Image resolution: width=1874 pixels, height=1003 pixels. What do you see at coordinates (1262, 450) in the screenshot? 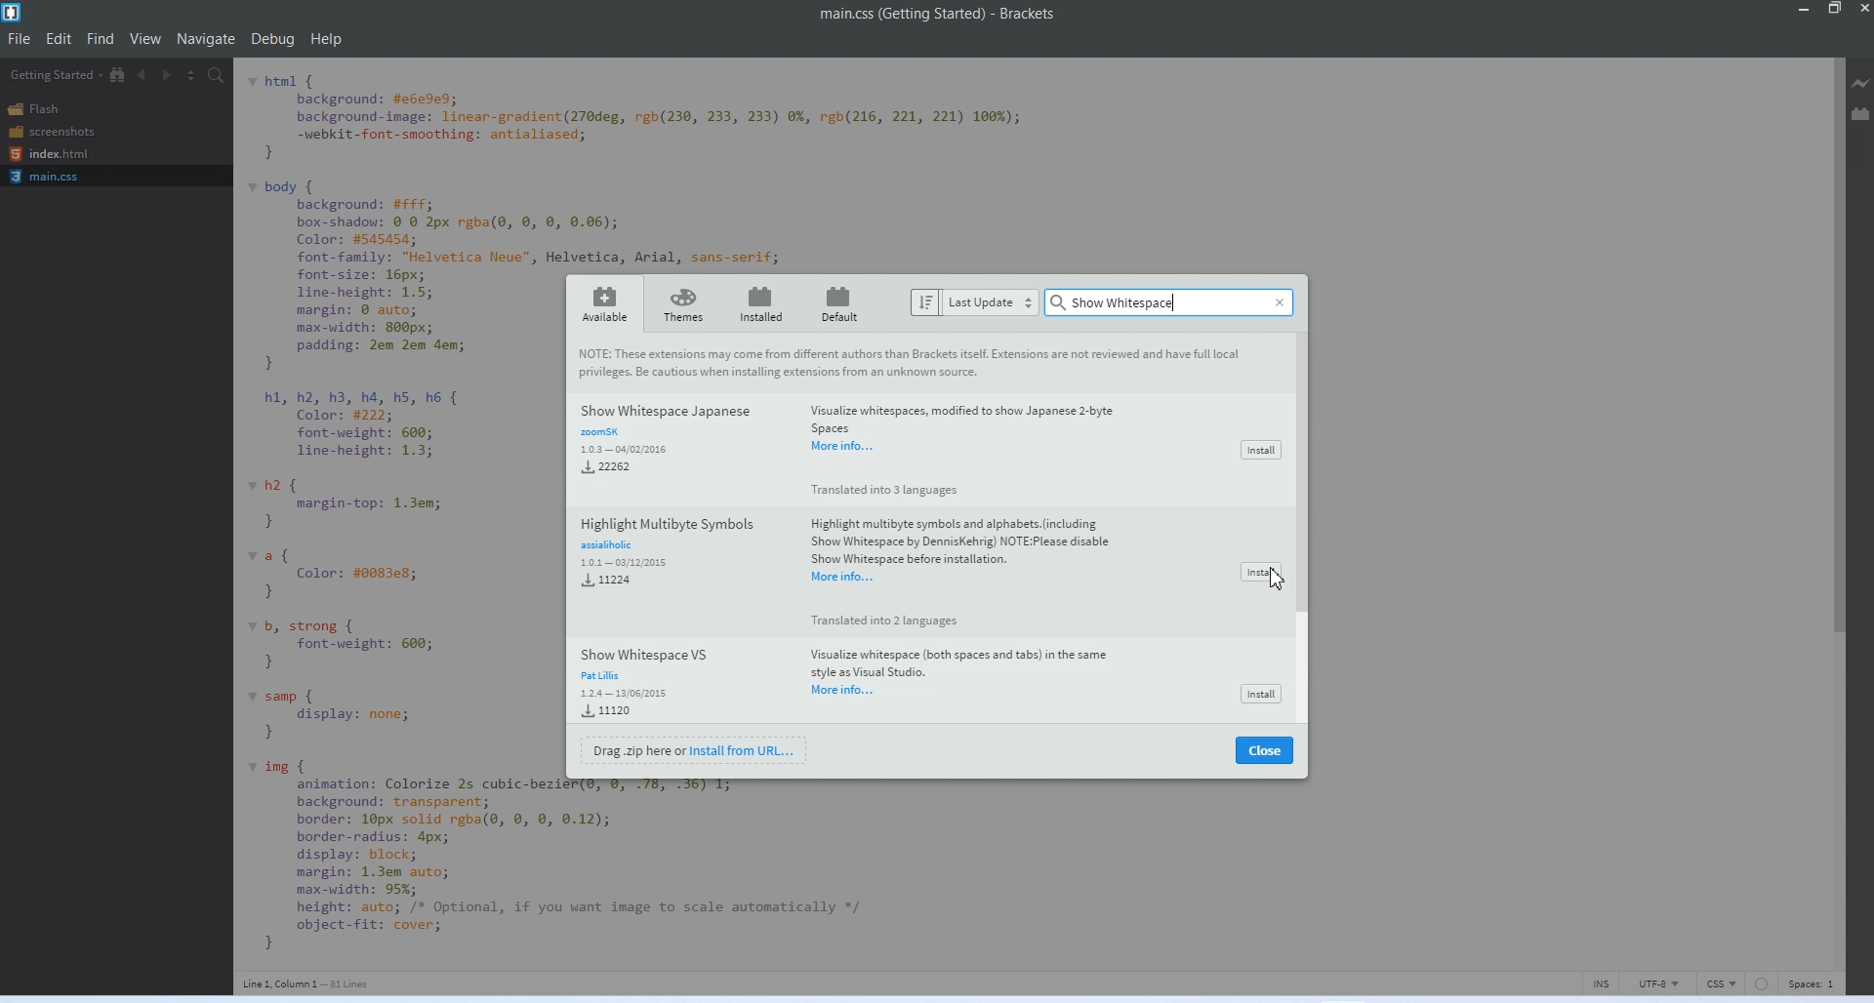
I see `Install` at bounding box center [1262, 450].